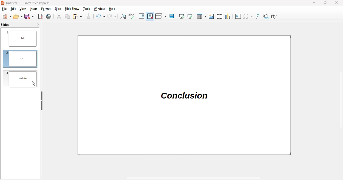  I want to click on new, so click(7, 16).